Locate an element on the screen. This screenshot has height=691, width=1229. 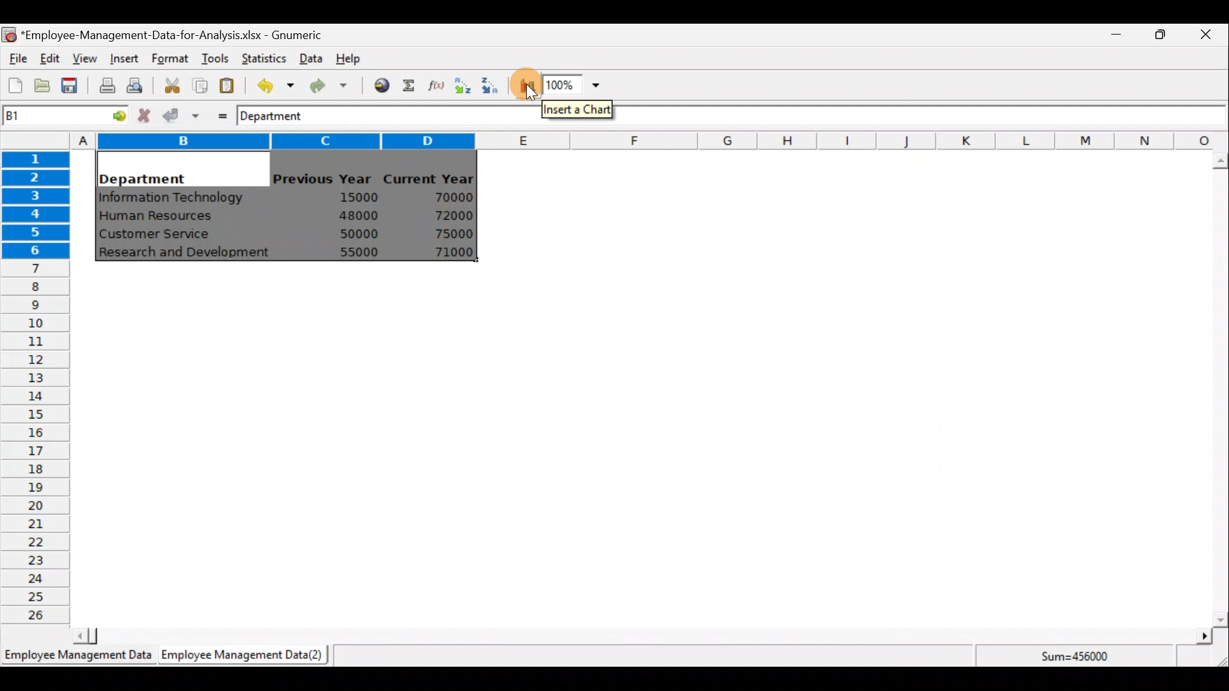
Minimize is located at coordinates (1114, 37).